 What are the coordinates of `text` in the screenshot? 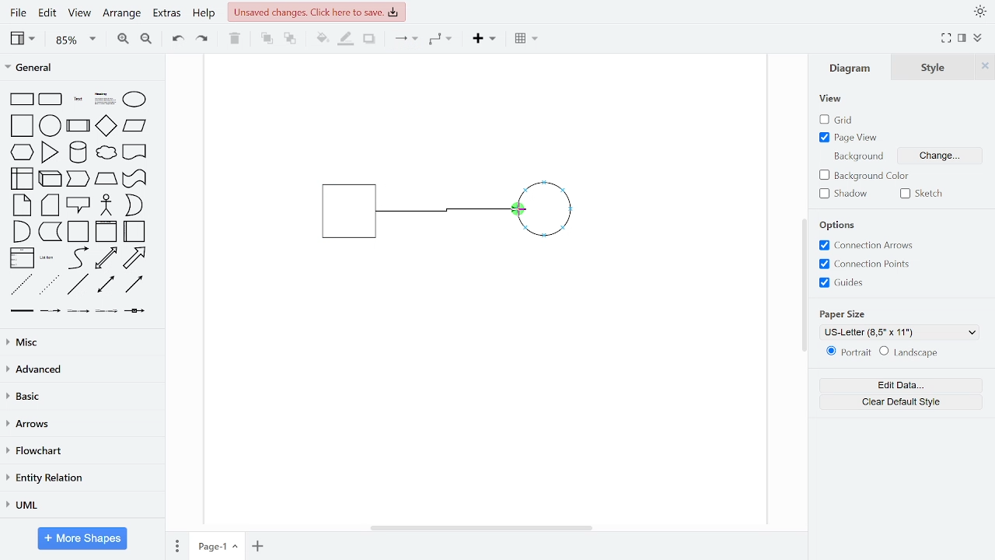 It's located at (79, 100).